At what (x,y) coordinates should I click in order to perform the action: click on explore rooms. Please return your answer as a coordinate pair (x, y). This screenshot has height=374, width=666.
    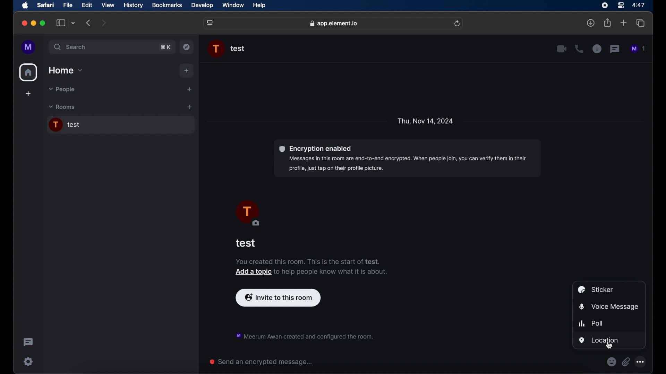
    Looking at the image, I should click on (187, 47).